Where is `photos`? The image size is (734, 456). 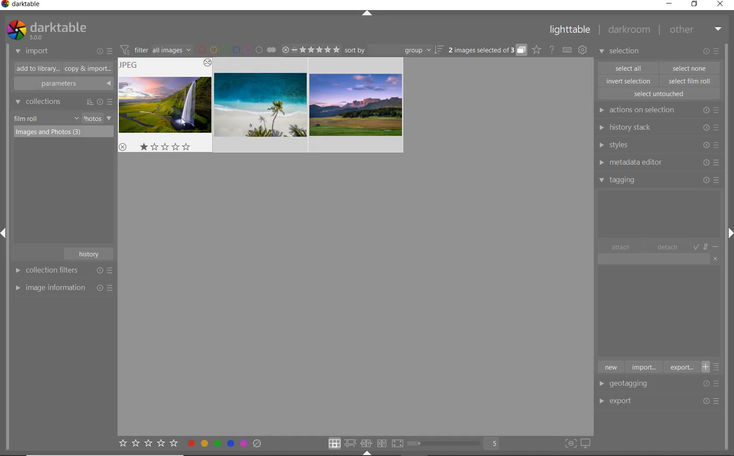 photos is located at coordinates (92, 118).